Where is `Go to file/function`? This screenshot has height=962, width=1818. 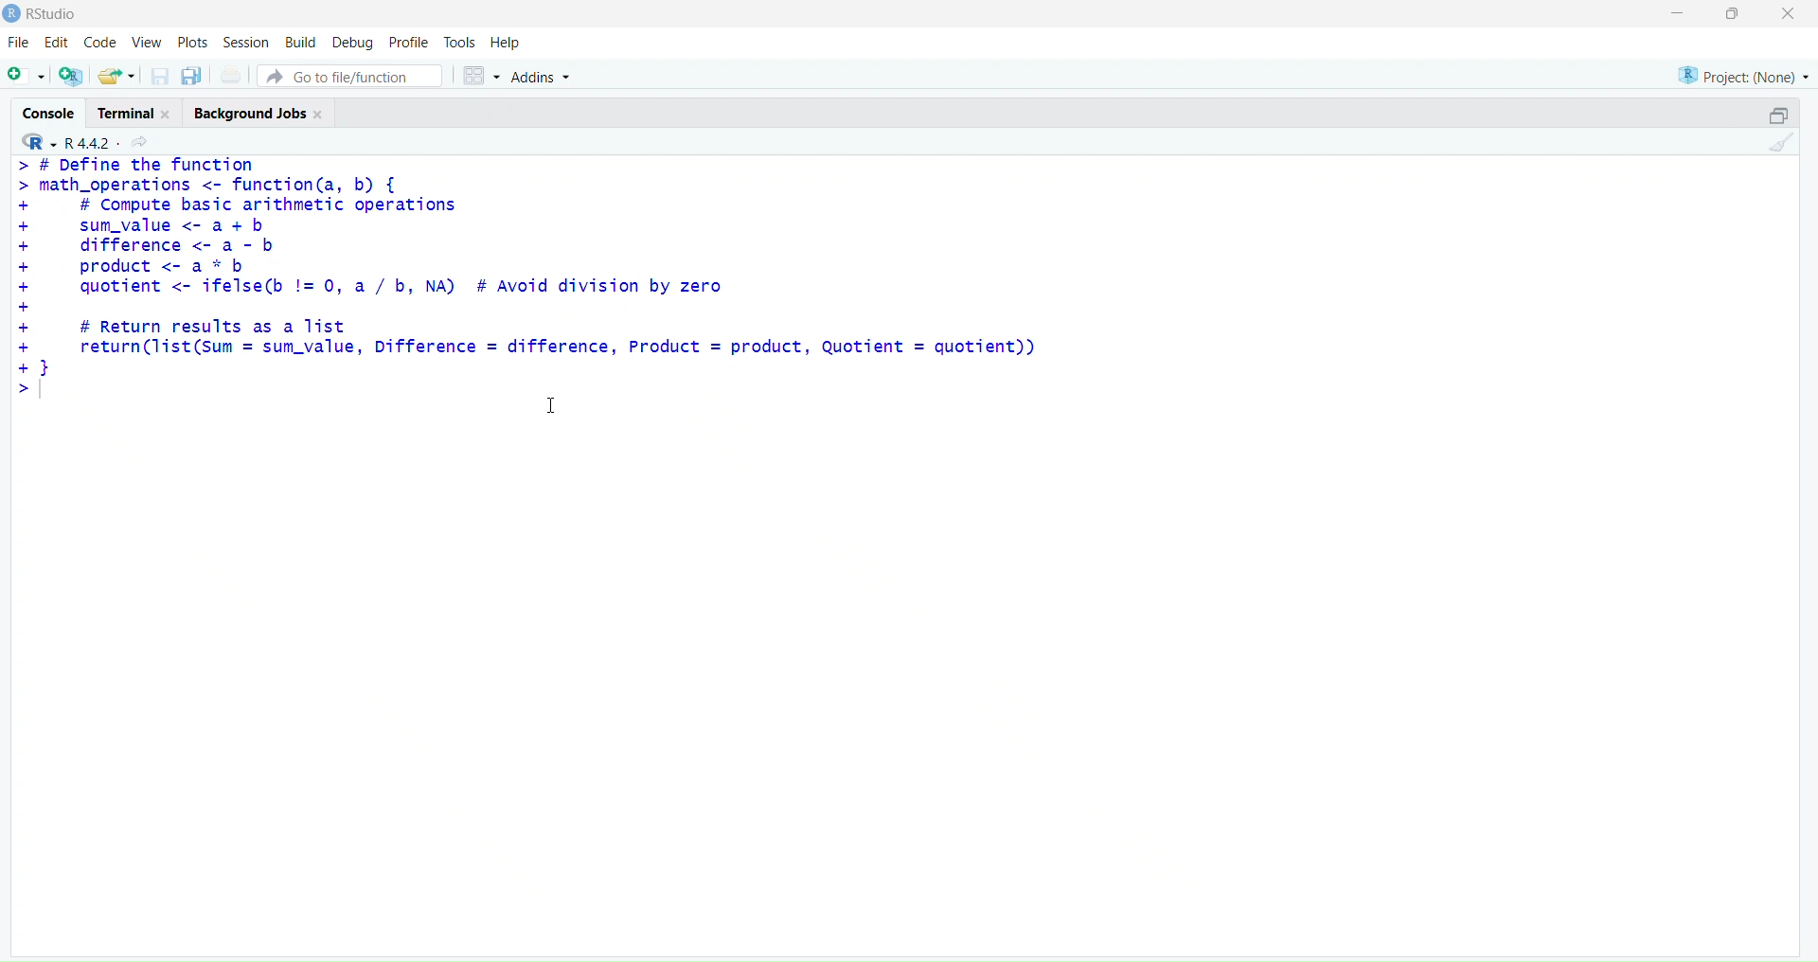
Go to file/function is located at coordinates (351, 75).